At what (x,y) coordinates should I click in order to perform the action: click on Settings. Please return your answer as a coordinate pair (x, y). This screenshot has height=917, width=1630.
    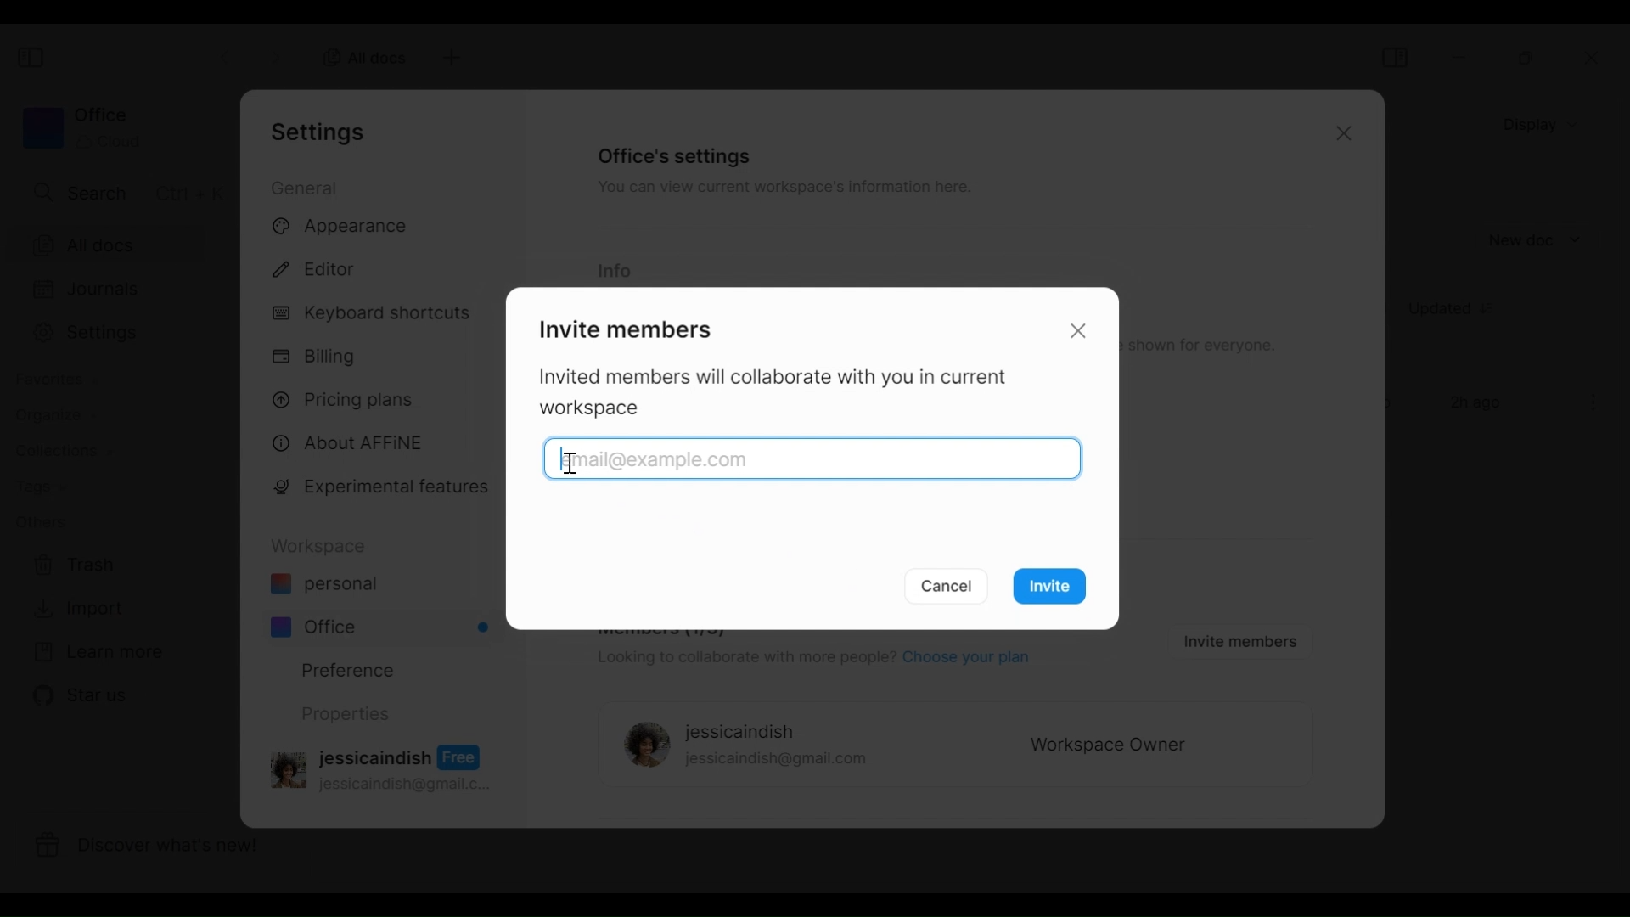
    Looking at the image, I should click on (323, 132).